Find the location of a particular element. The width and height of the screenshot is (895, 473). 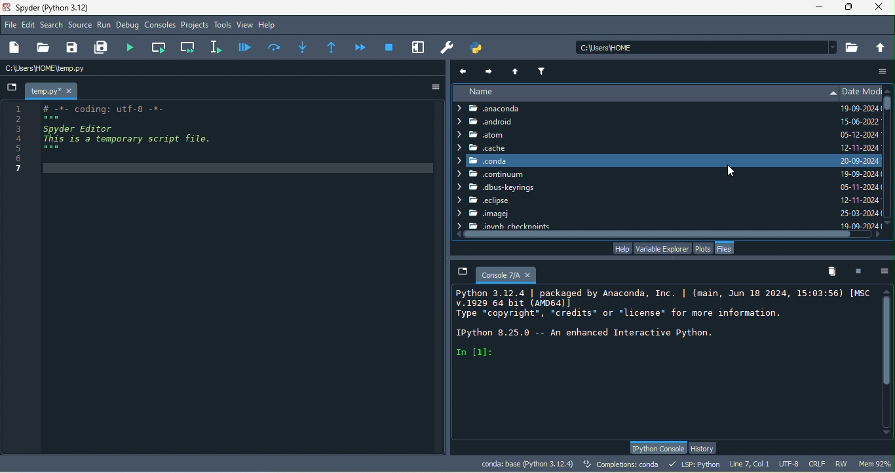

preferences is located at coordinates (448, 48).